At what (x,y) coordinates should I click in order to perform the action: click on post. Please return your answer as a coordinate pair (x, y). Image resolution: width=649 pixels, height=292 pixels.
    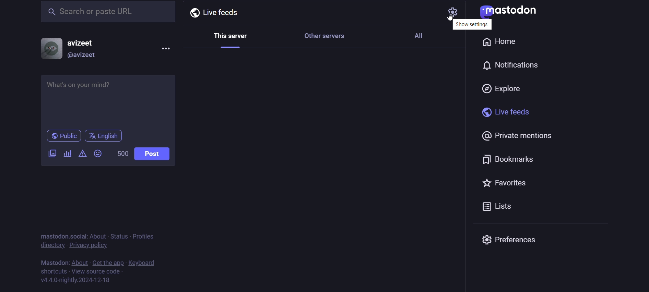
    Looking at the image, I should click on (155, 155).